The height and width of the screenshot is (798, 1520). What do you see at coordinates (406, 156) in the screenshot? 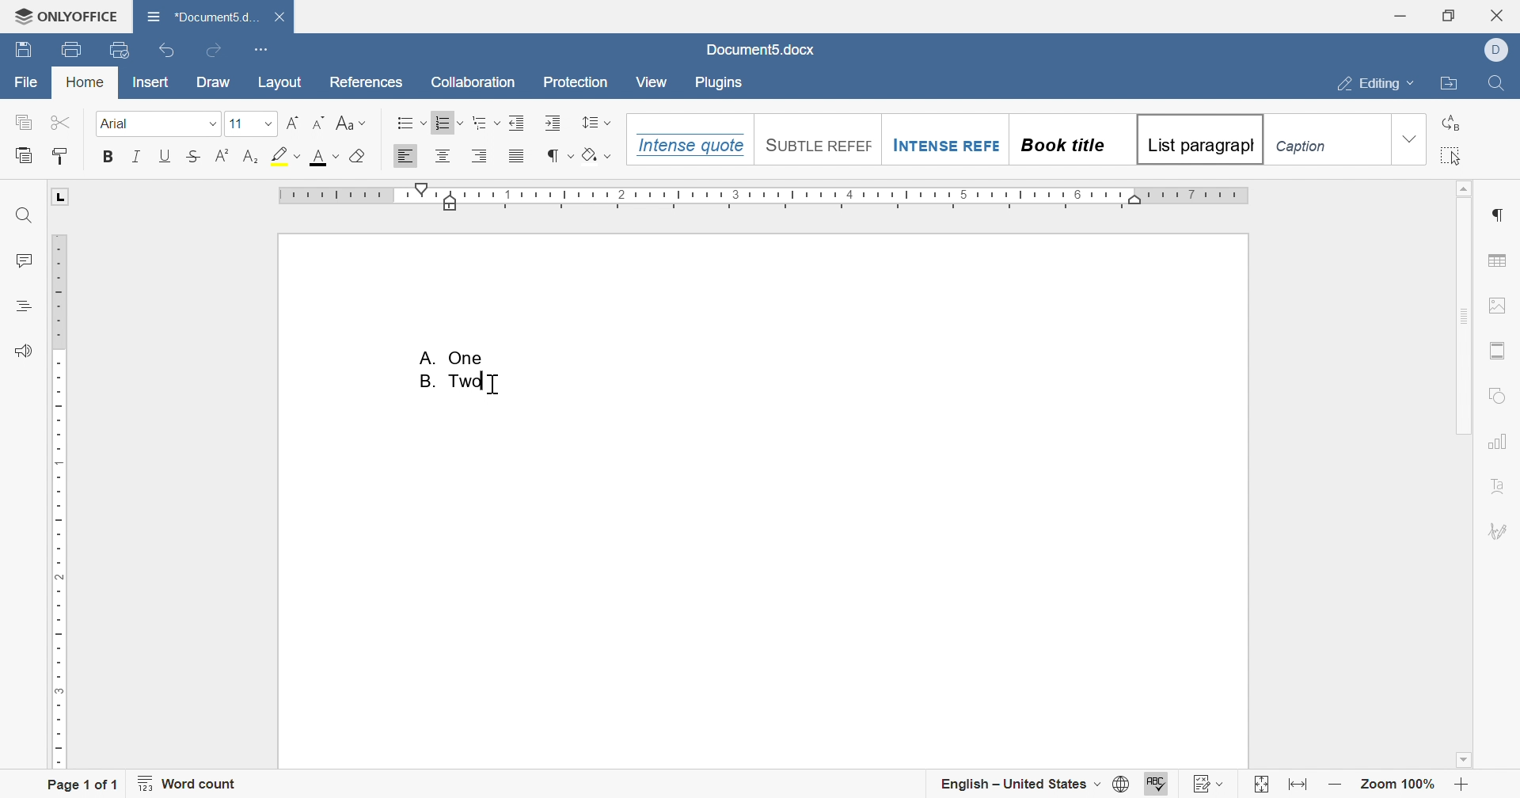
I see `Align Left` at bounding box center [406, 156].